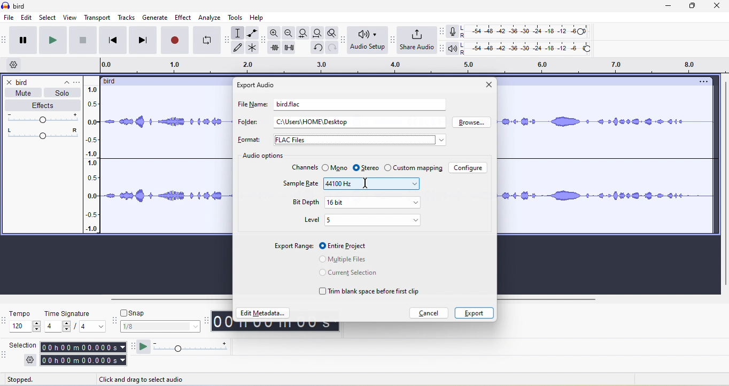  What do you see at coordinates (8, 18) in the screenshot?
I see `file` at bounding box center [8, 18].